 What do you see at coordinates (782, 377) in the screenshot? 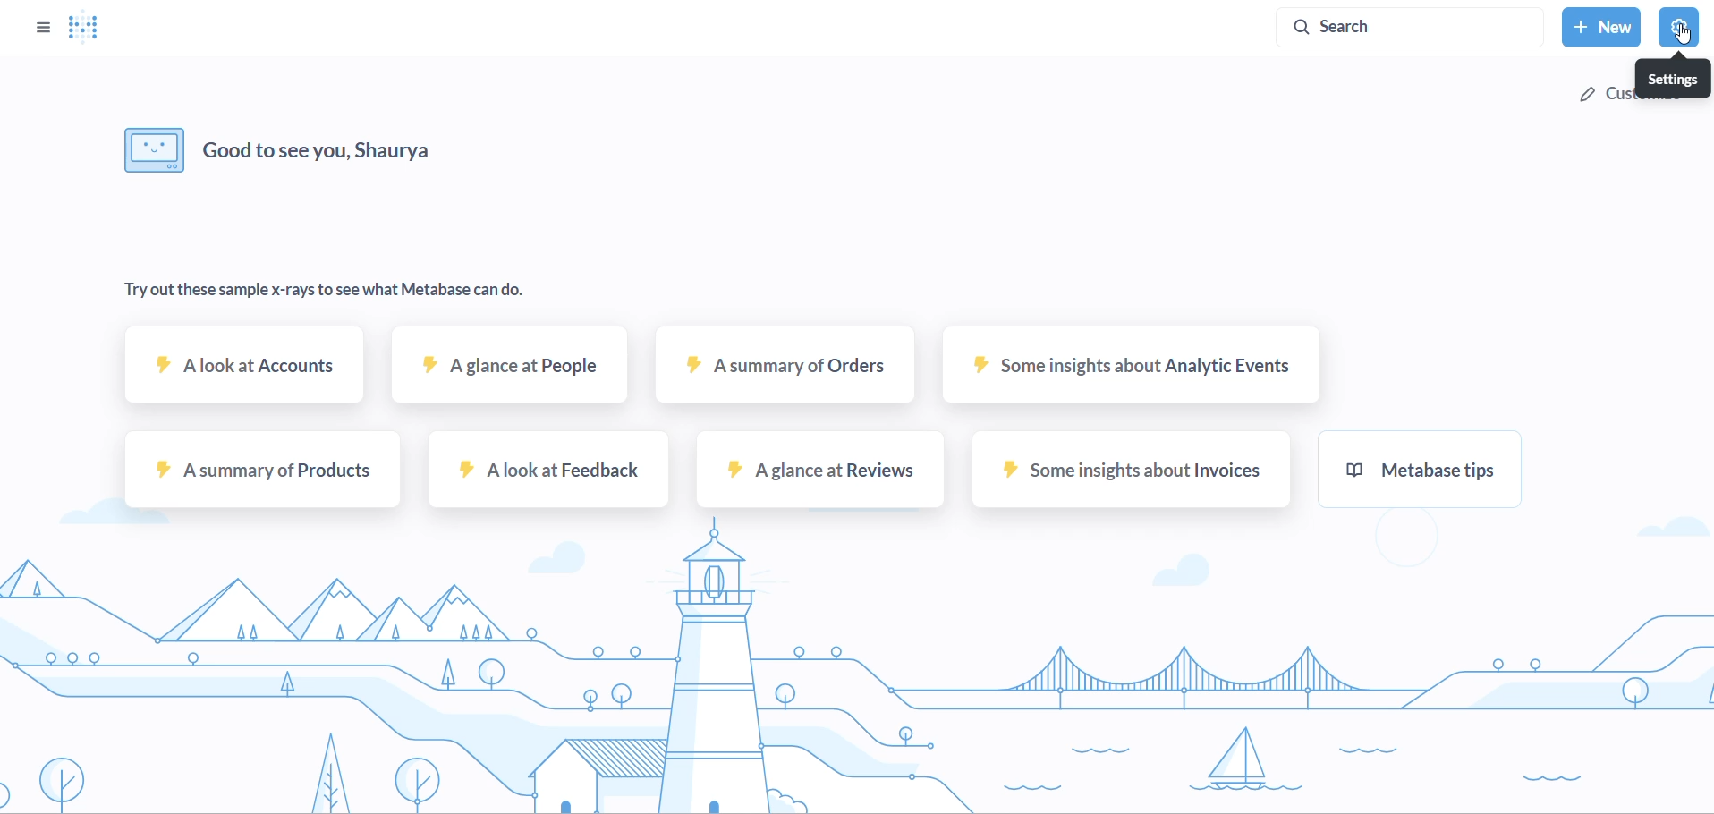
I see `A summary of orders sample` at bounding box center [782, 377].